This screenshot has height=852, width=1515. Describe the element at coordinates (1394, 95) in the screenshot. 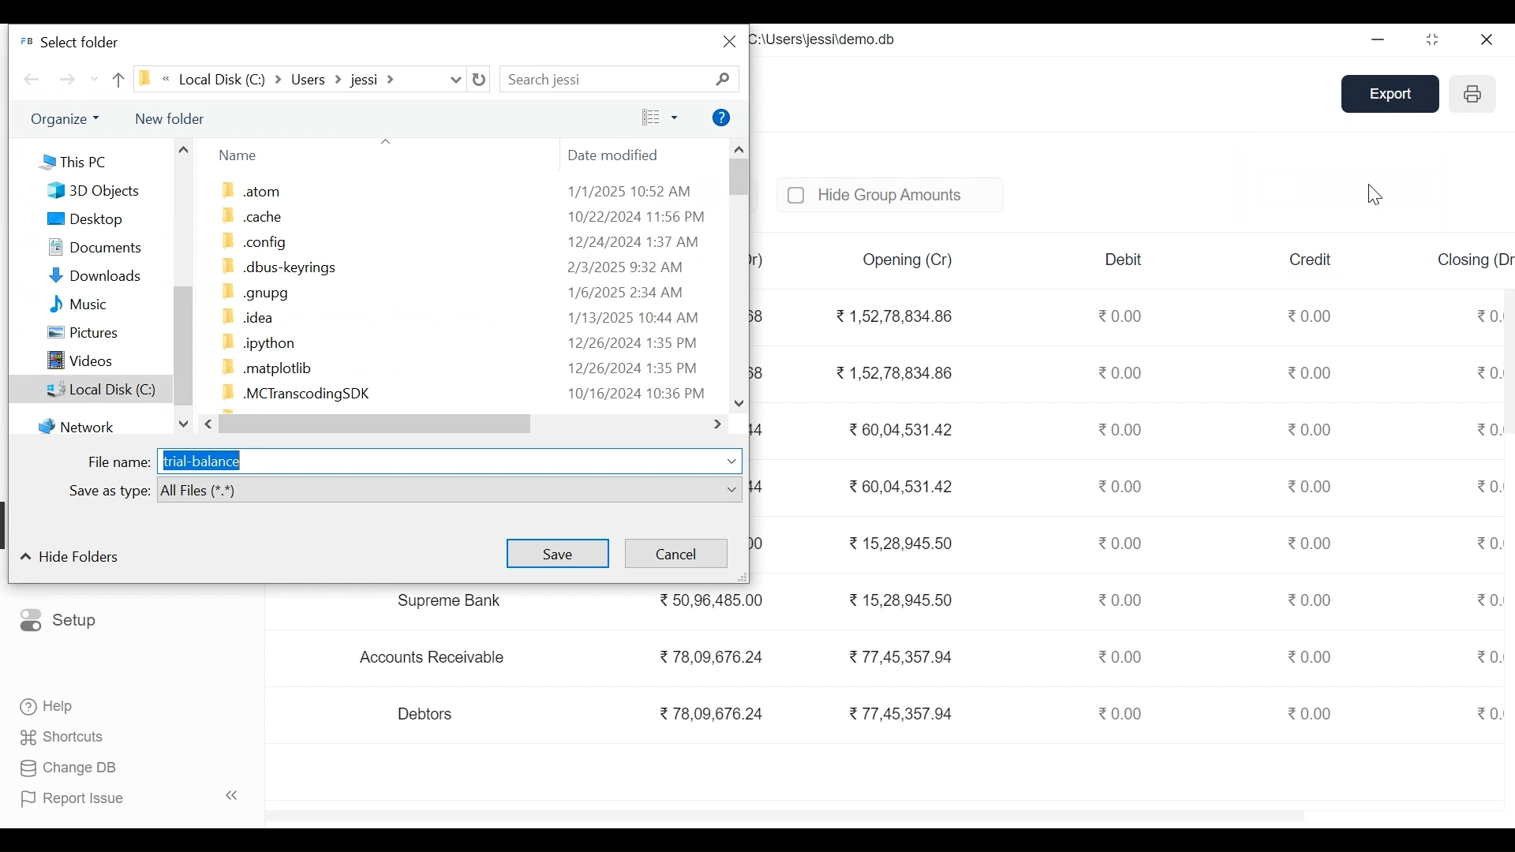

I see `Export` at that location.